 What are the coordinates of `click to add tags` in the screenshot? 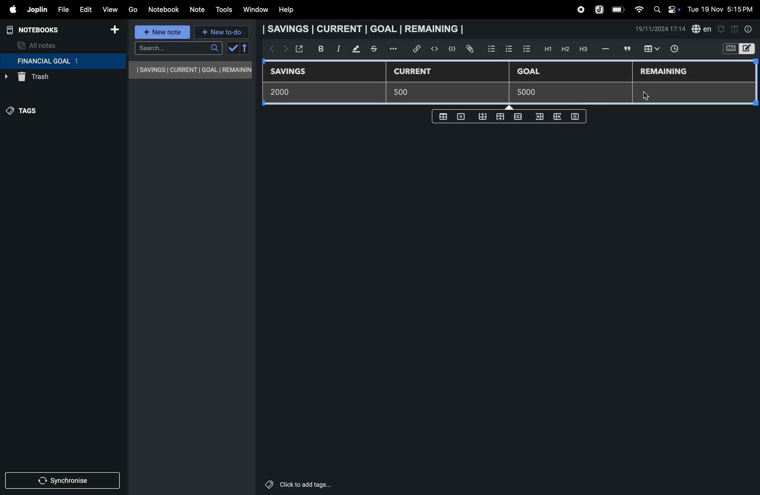 It's located at (314, 484).